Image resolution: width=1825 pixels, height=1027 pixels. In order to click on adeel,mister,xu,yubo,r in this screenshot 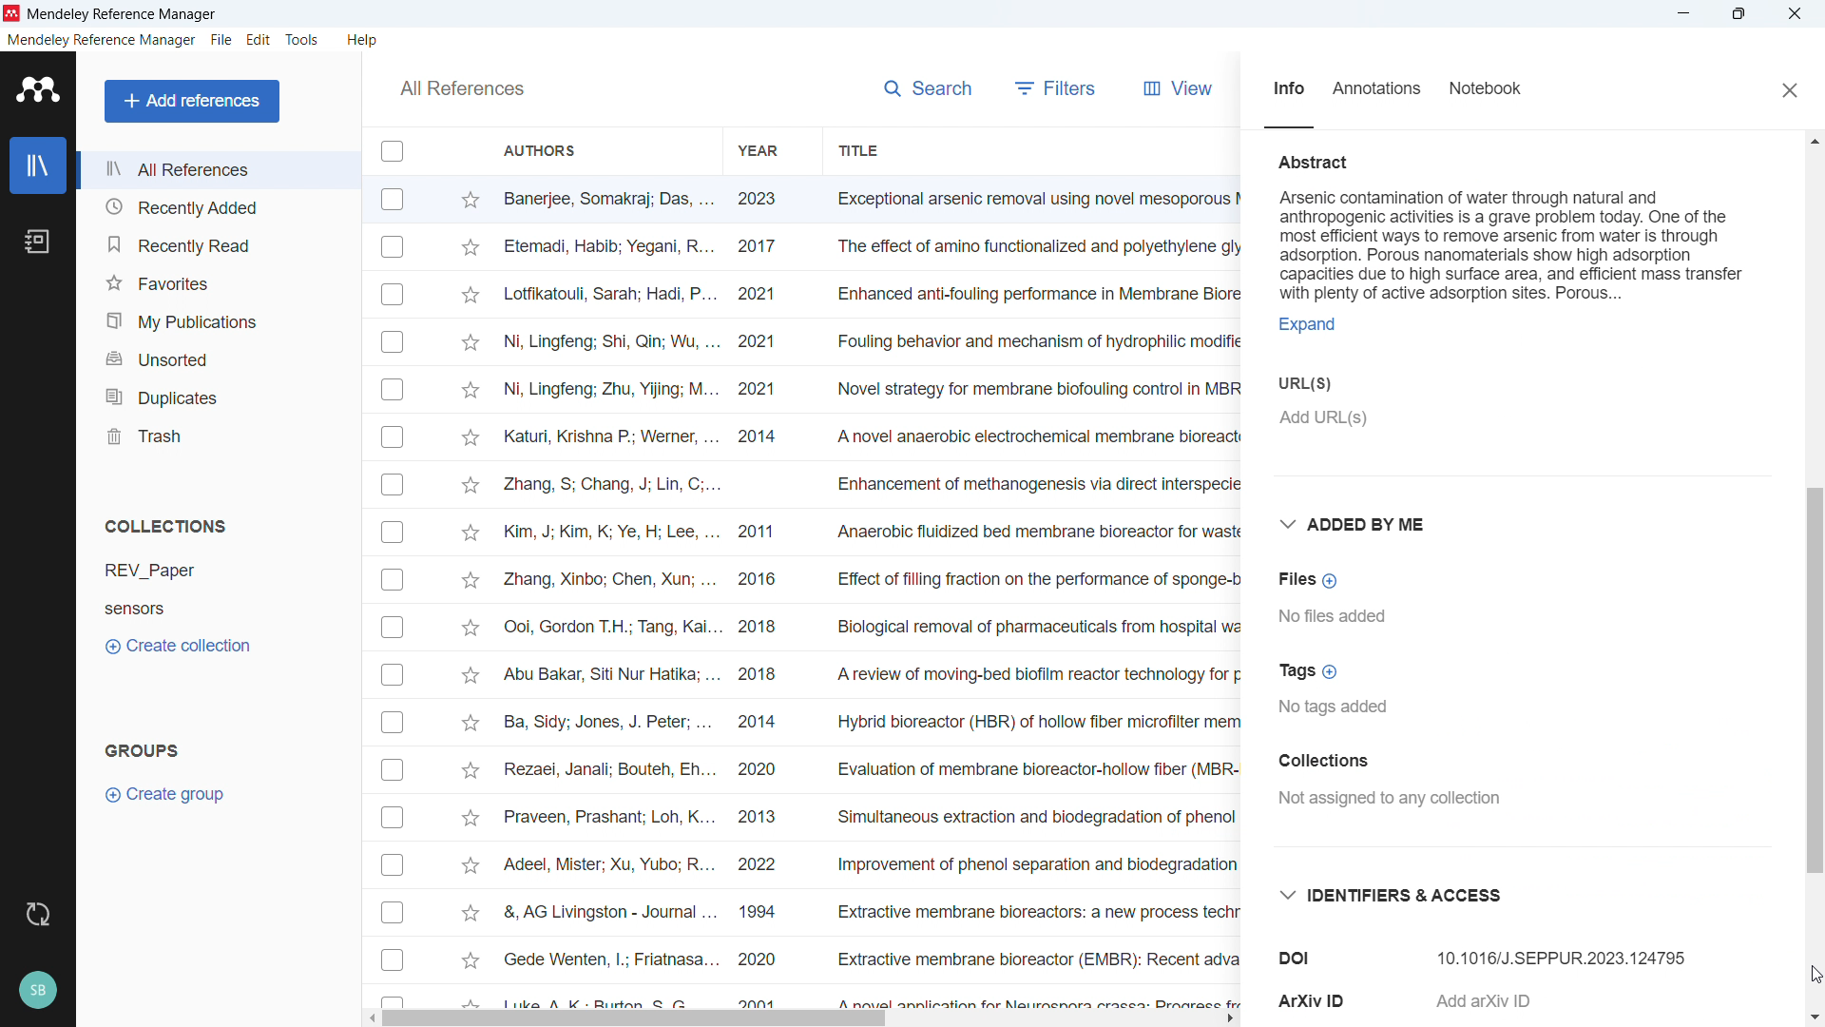, I will do `click(607, 865)`.